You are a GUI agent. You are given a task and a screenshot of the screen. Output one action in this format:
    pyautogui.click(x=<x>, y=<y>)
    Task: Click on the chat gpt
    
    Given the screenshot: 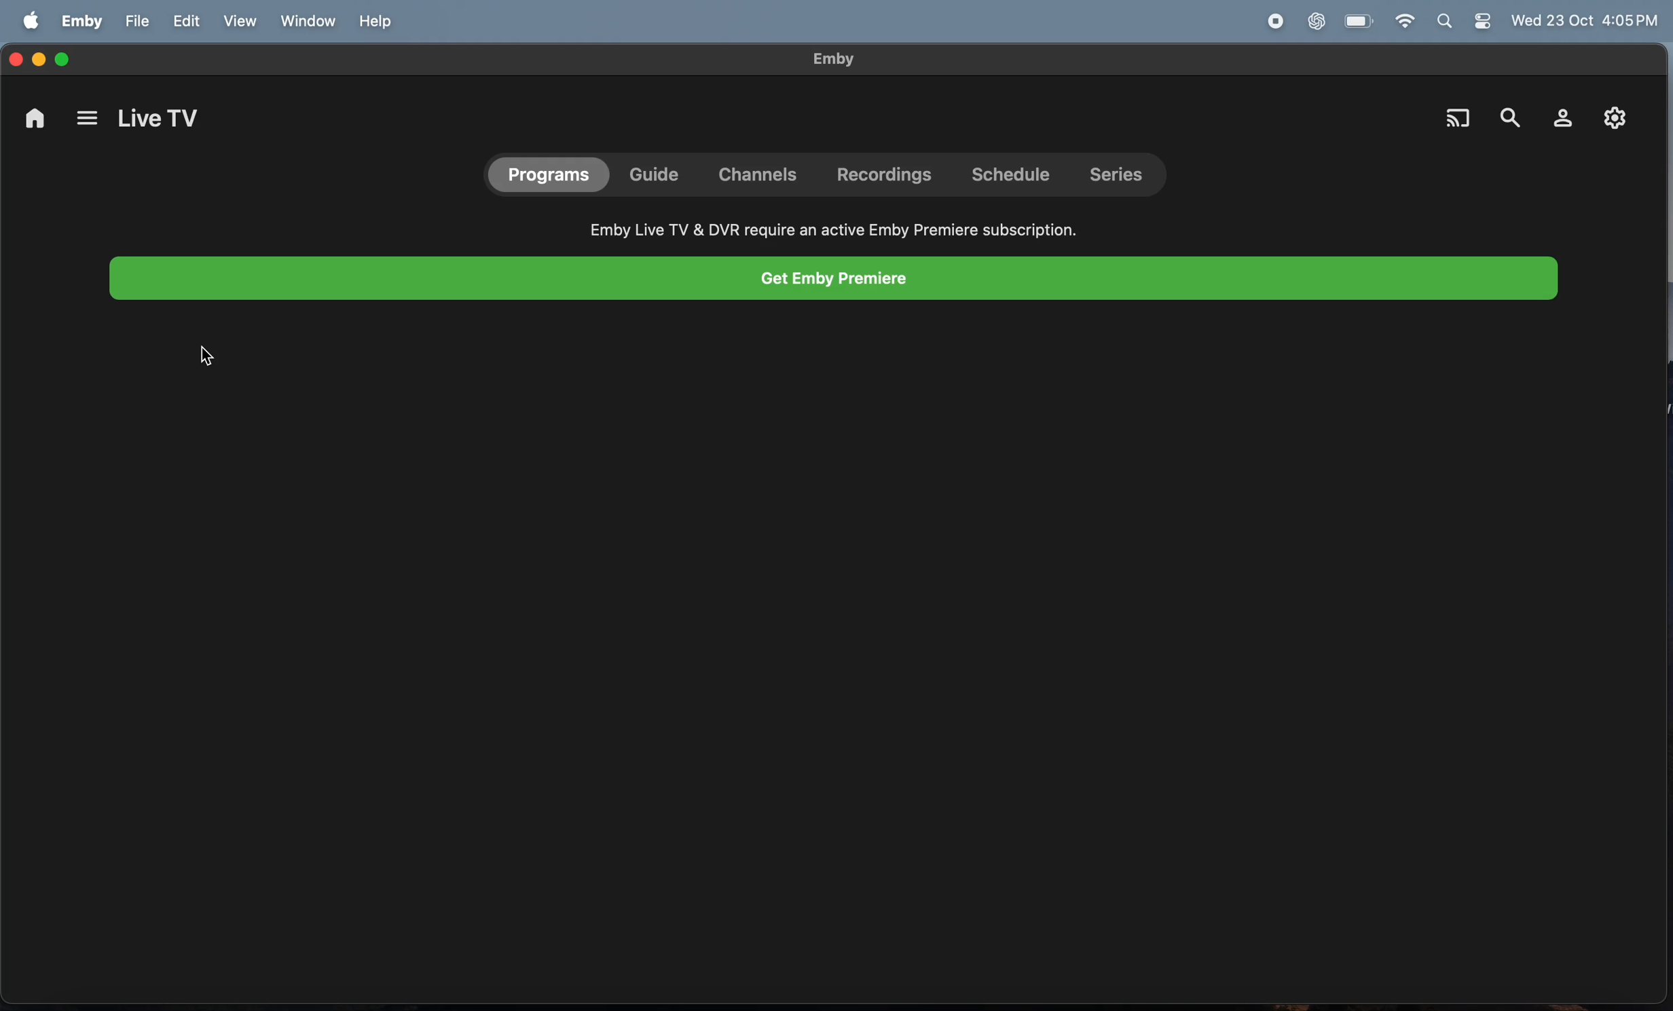 What is the action you would take?
    pyautogui.click(x=1318, y=20)
    